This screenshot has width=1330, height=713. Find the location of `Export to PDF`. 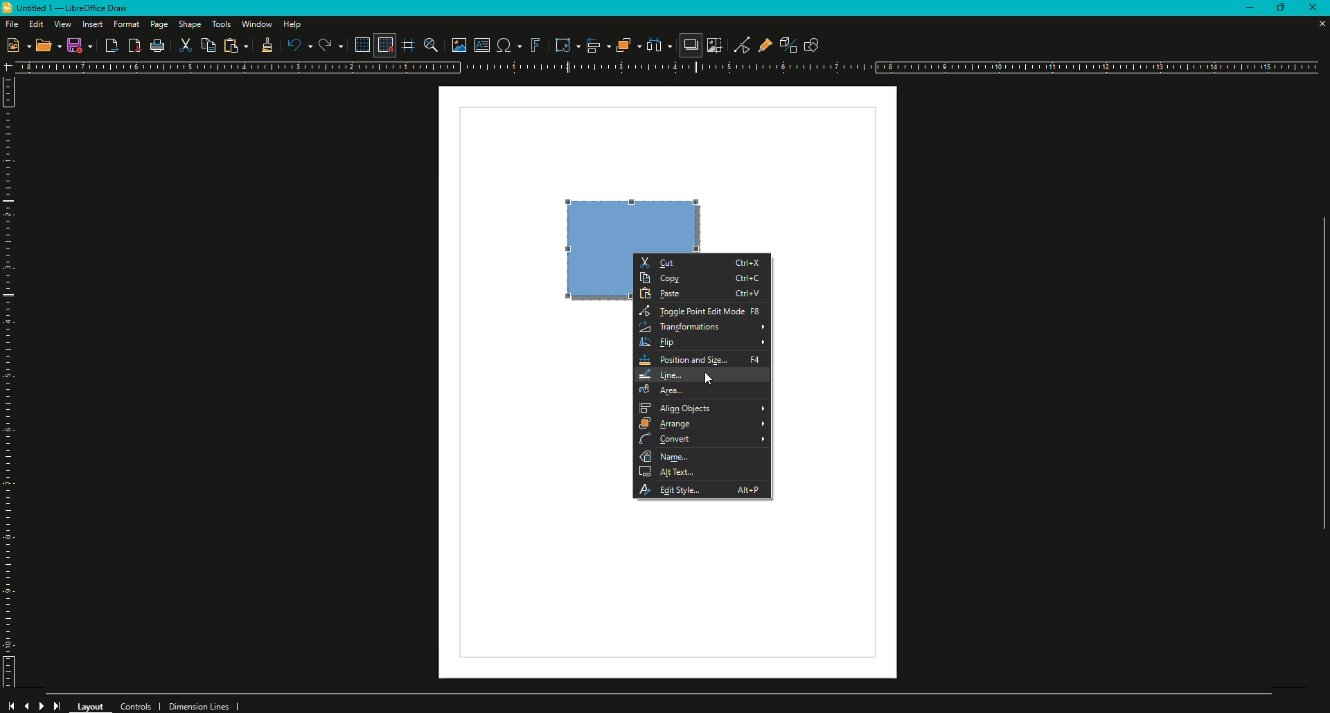

Export to PDF is located at coordinates (132, 46).